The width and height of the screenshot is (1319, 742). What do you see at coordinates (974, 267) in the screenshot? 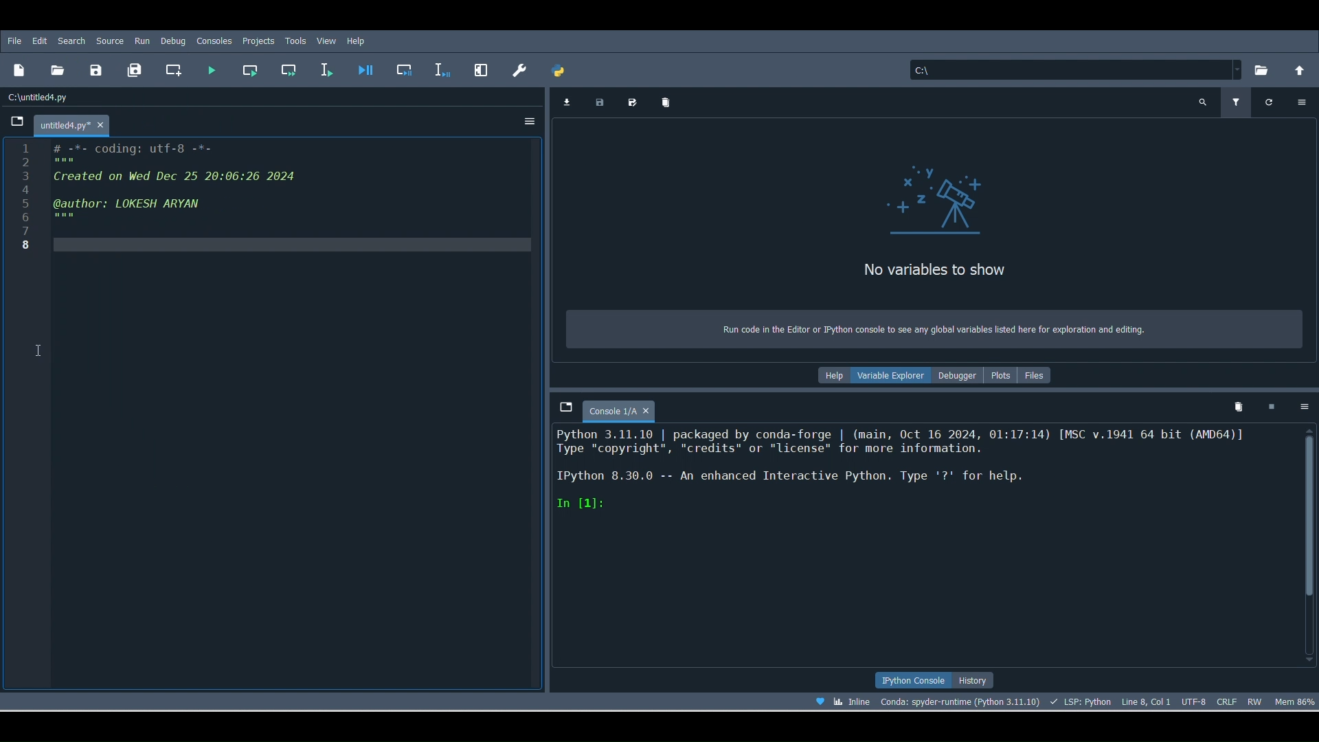
I see `No variables to show` at bounding box center [974, 267].